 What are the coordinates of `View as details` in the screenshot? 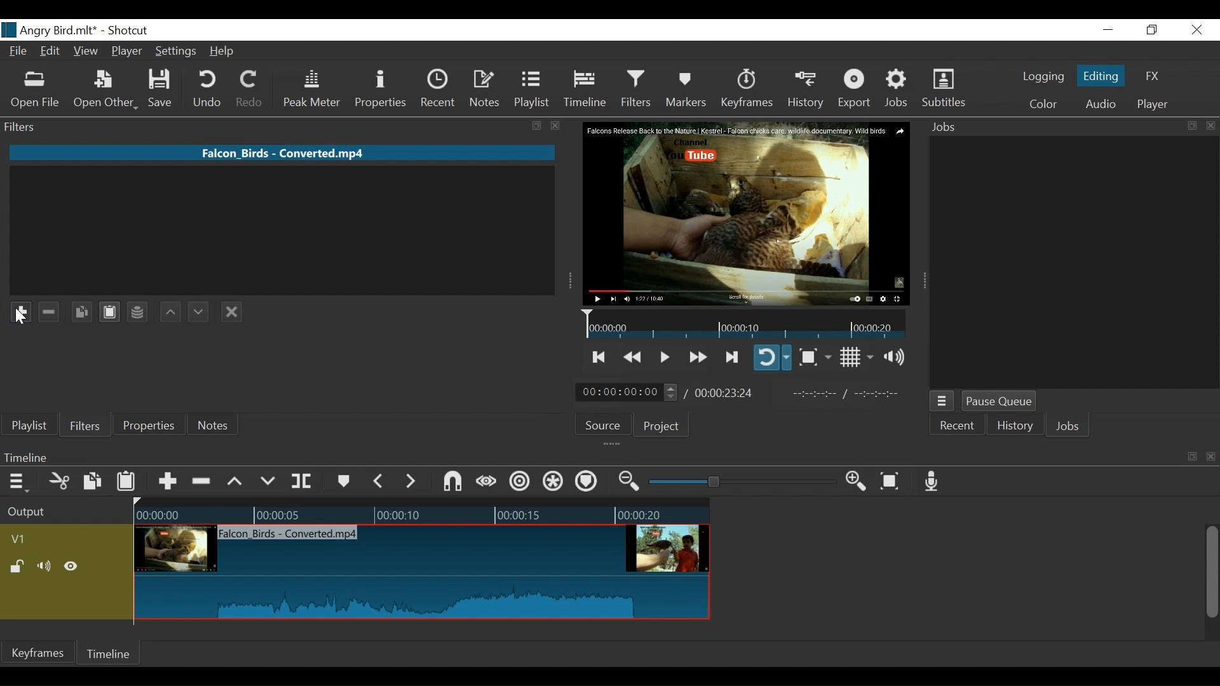 It's located at (201, 396).